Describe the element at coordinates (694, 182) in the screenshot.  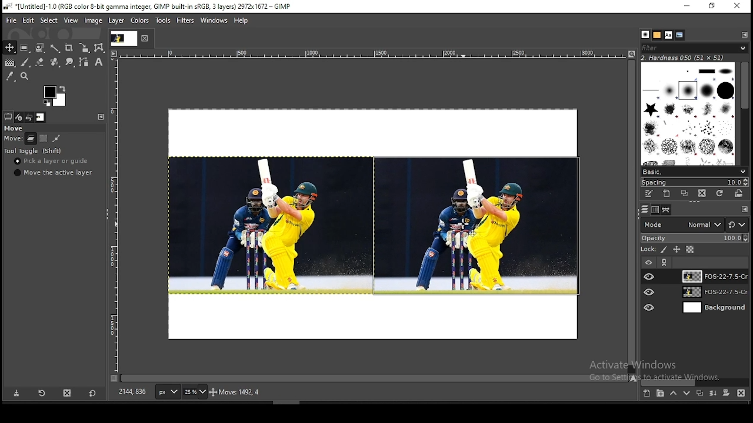
I see `spacing` at that location.